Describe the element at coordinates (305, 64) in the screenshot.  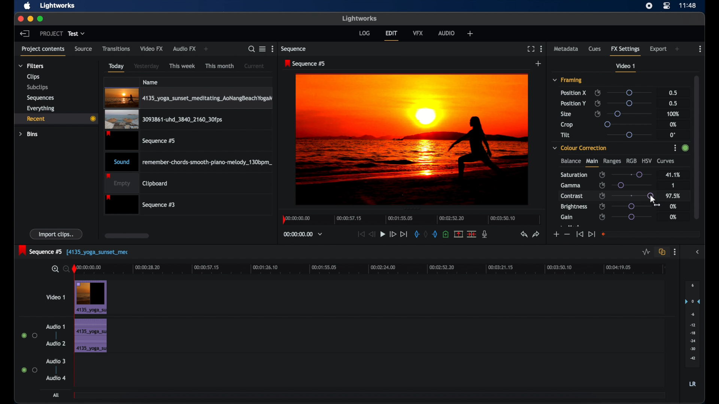
I see `sequence 5` at that location.